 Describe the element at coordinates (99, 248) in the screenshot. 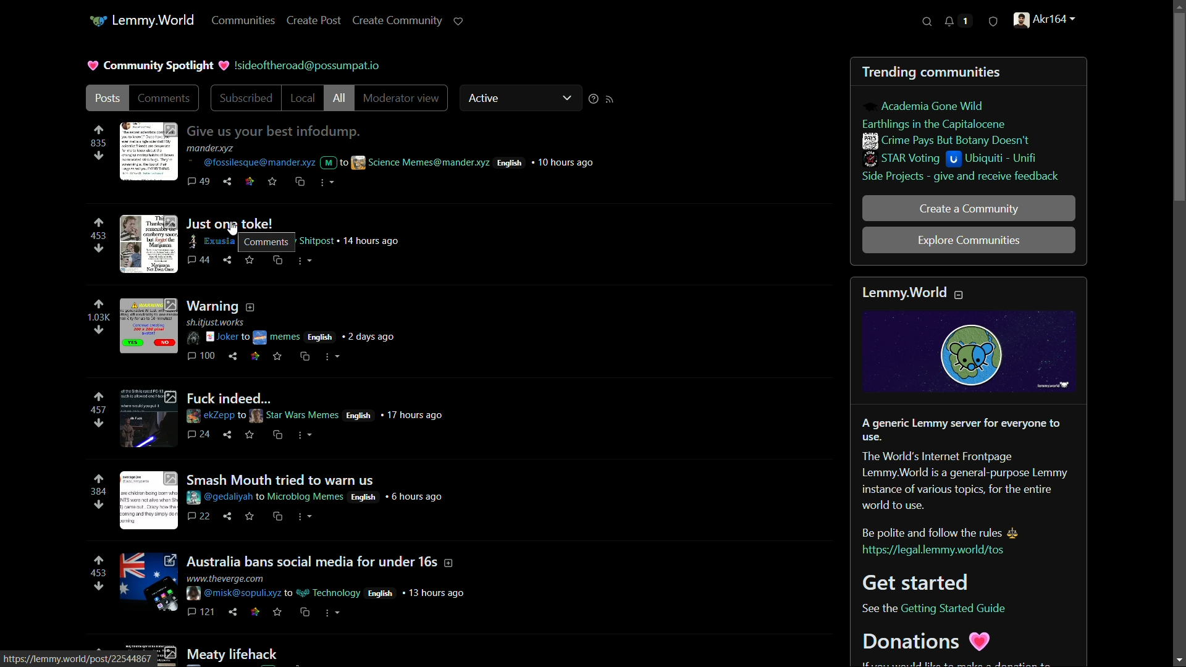

I see `downvote` at that location.